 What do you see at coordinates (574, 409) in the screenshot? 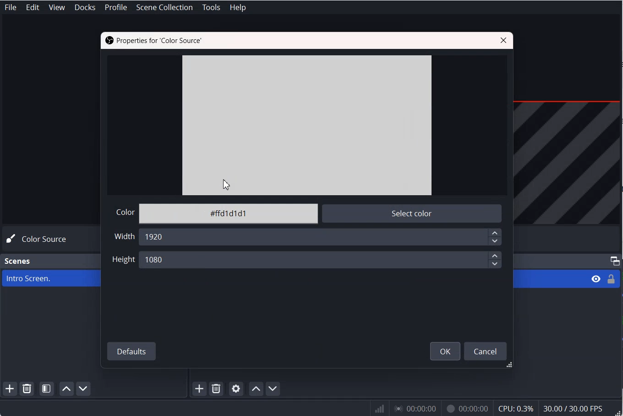
I see `30.00/ 30` at bounding box center [574, 409].